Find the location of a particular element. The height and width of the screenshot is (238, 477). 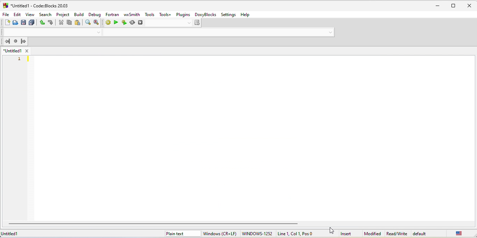

settings is located at coordinates (228, 14).